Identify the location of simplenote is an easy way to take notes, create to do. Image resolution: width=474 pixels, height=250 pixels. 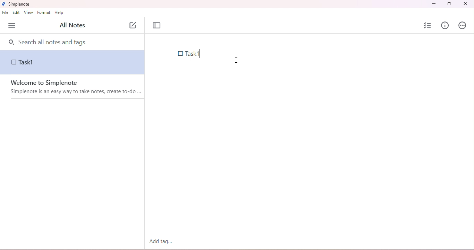
(77, 92).